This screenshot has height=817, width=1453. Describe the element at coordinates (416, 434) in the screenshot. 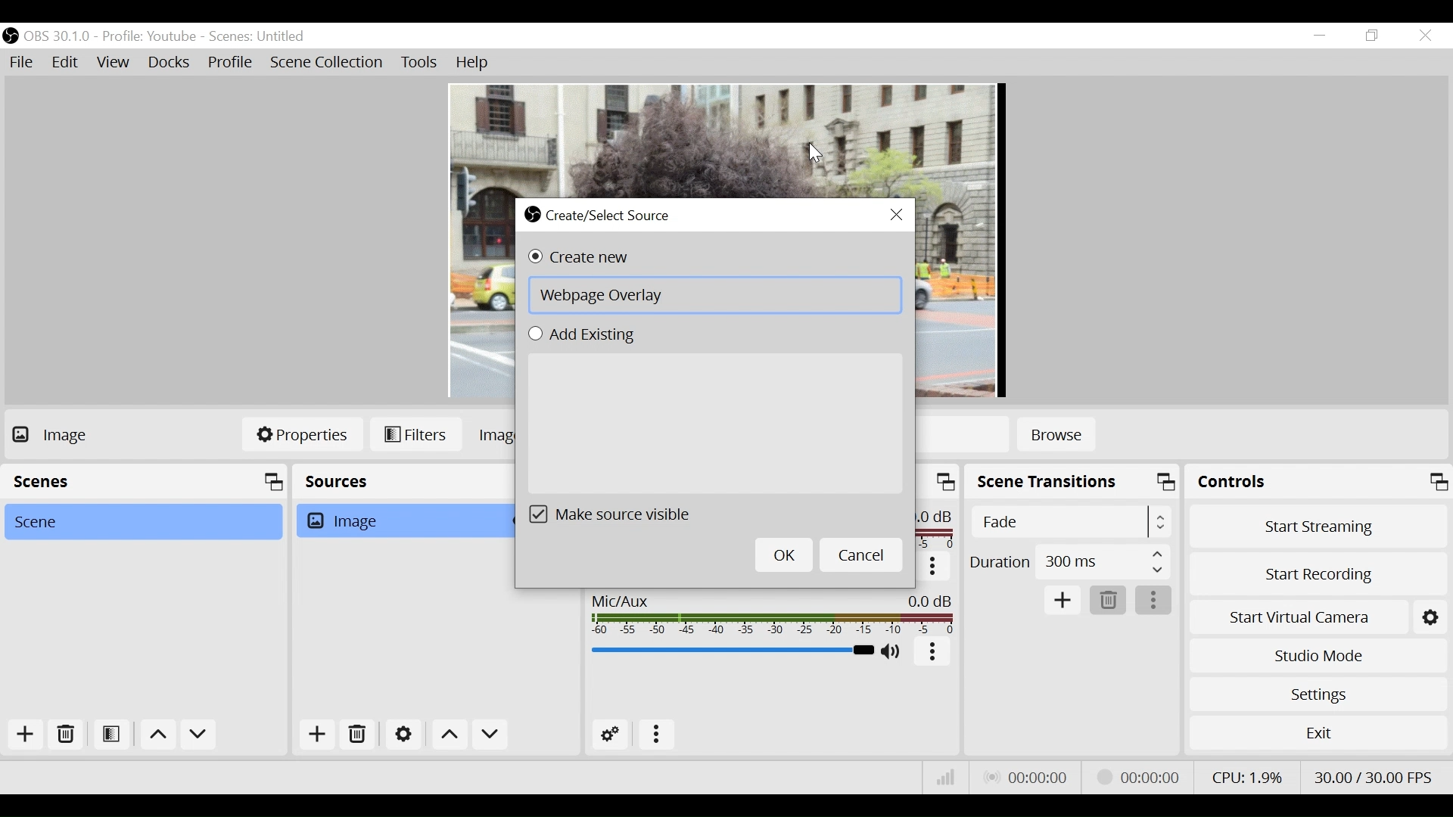

I see `Filters` at that location.